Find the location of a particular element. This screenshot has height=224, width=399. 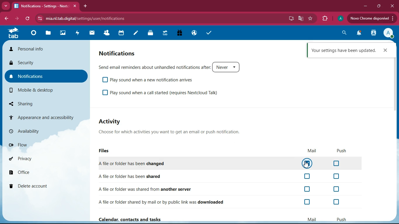

forward is located at coordinates (16, 19).